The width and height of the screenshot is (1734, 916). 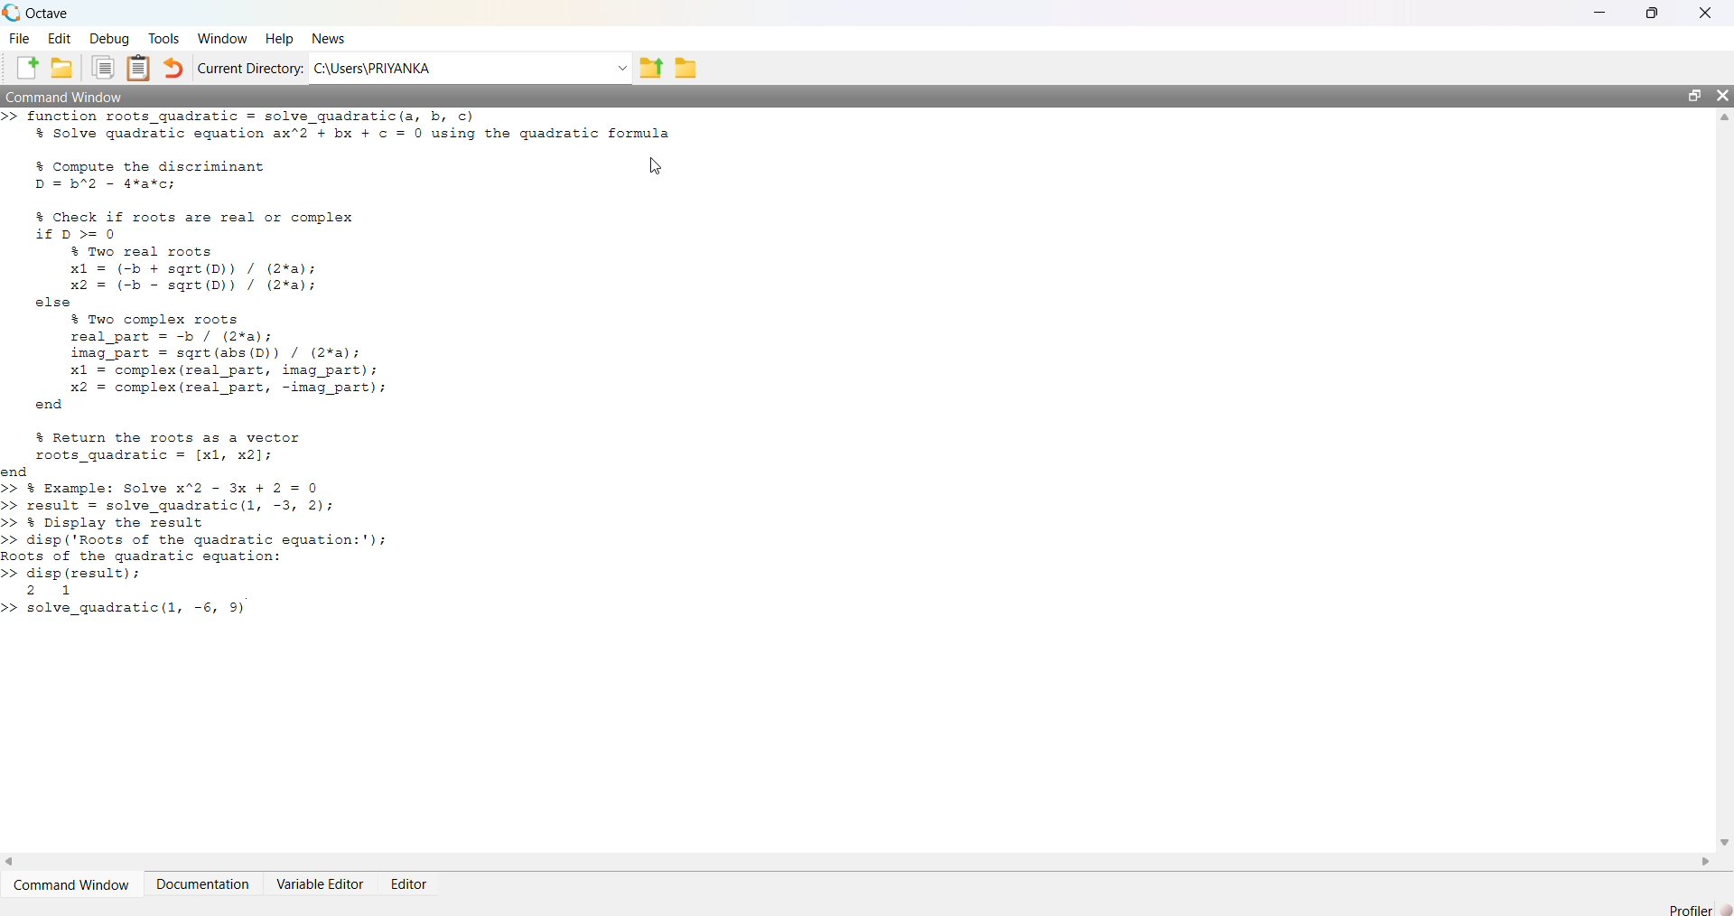 I want to click on Debug, so click(x=107, y=37).